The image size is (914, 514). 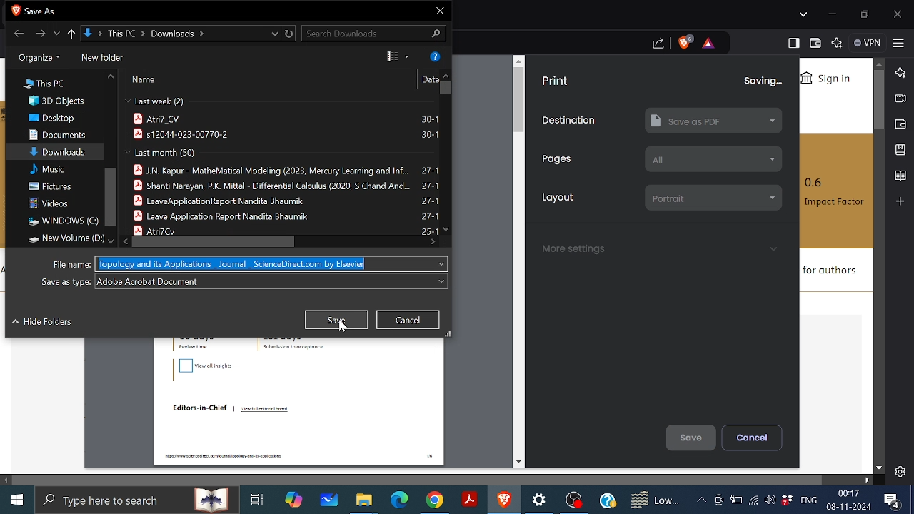 What do you see at coordinates (41, 33) in the screenshot?
I see `Forward` at bounding box center [41, 33].